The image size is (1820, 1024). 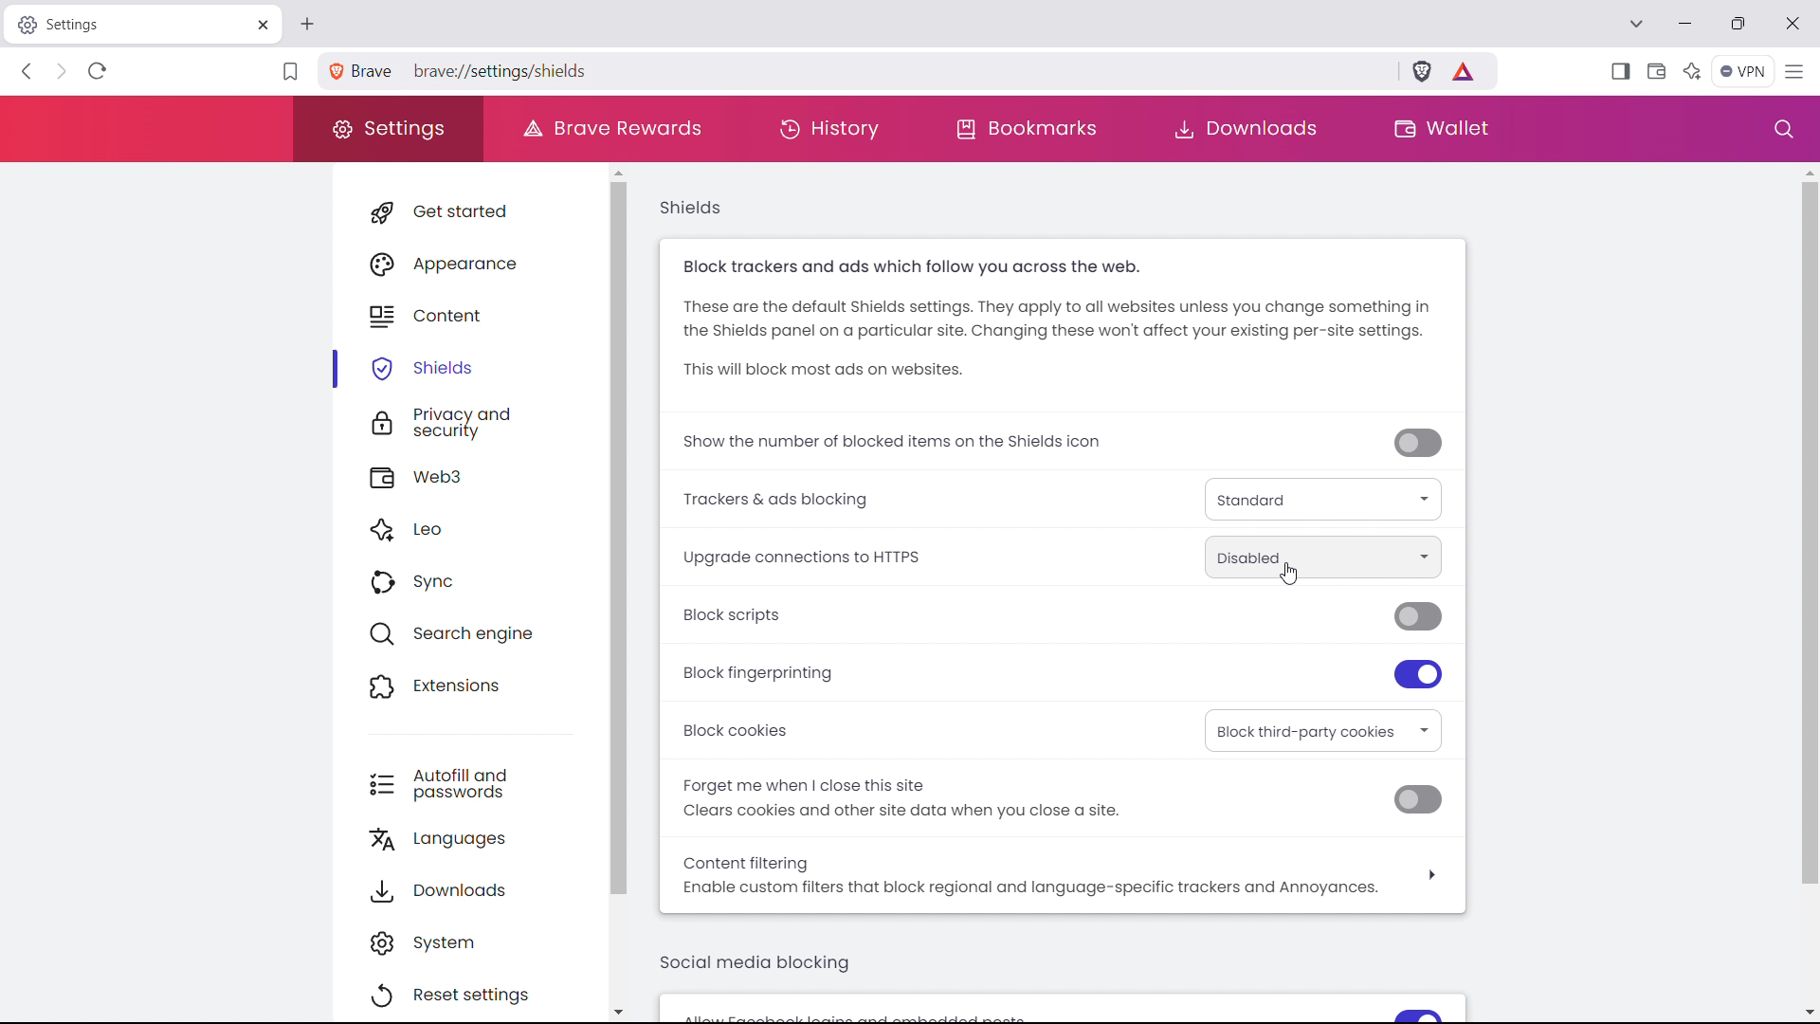 I want to click on scroll up, so click(x=1807, y=171).